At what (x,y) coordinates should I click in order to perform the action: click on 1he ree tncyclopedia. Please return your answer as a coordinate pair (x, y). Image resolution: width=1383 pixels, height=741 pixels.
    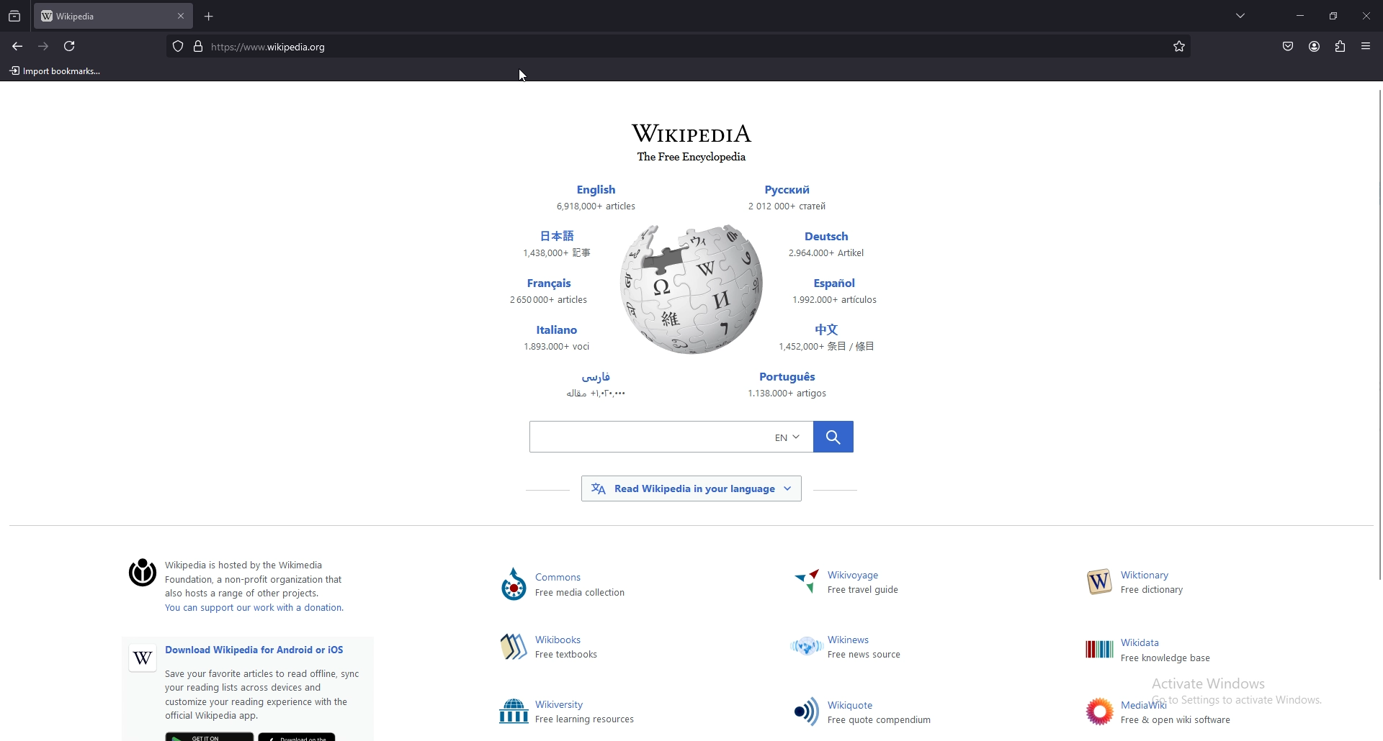
    Looking at the image, I should click on (694, 158).